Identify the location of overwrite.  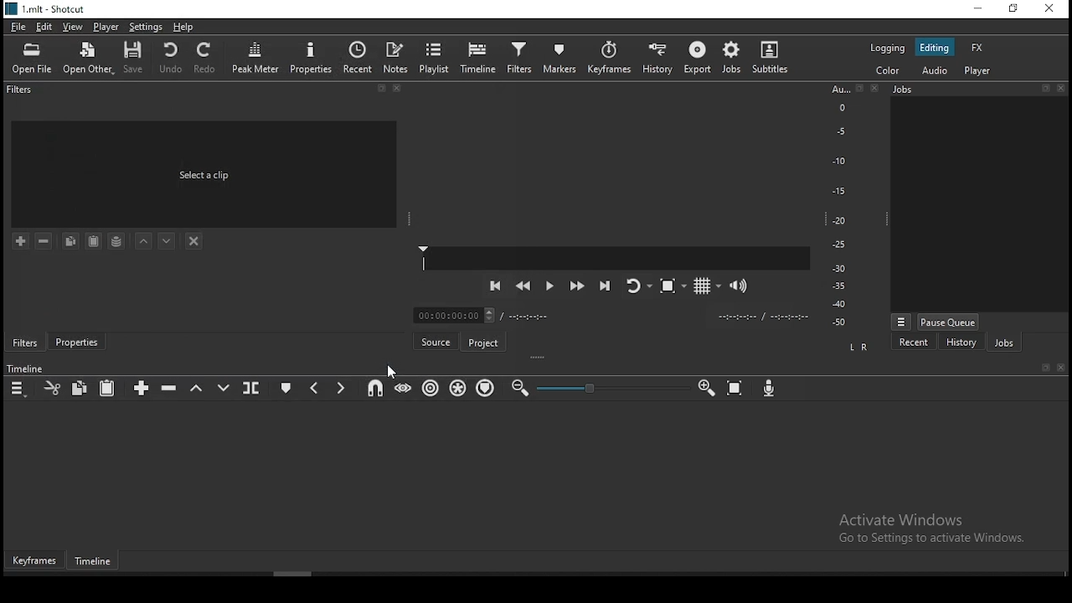
(222, 386).